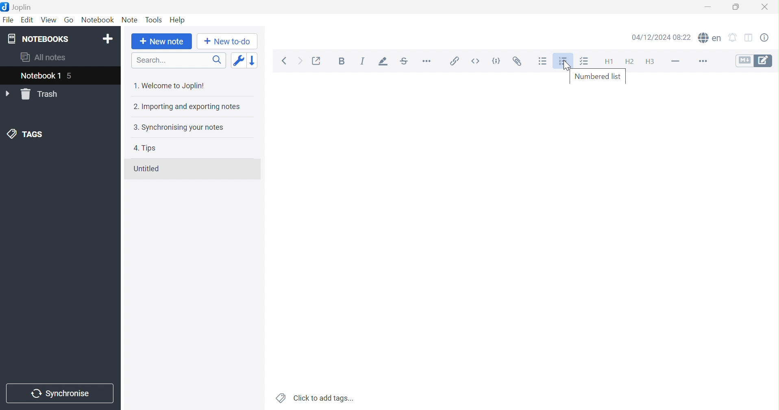  What do you see at coordinates (186, 107) in the screenshot?
I see `2. Importing and exporting notes` at bounding box center [186, 107].